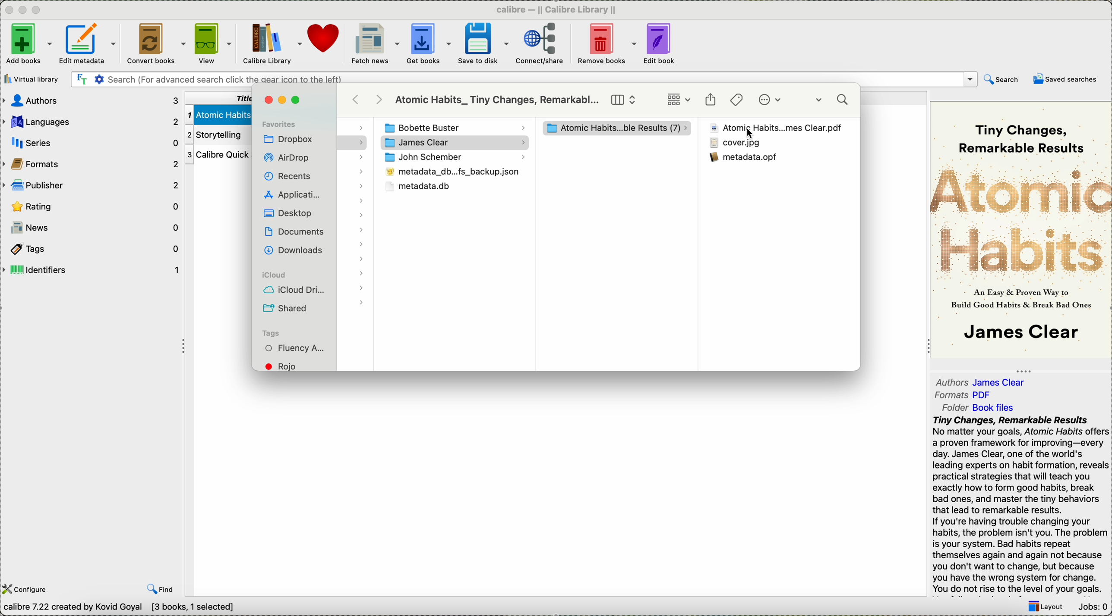  What do you see at coordinates (452, 128) in the screenshot?
I see `bobette buster` at bounding box center [452, 128].